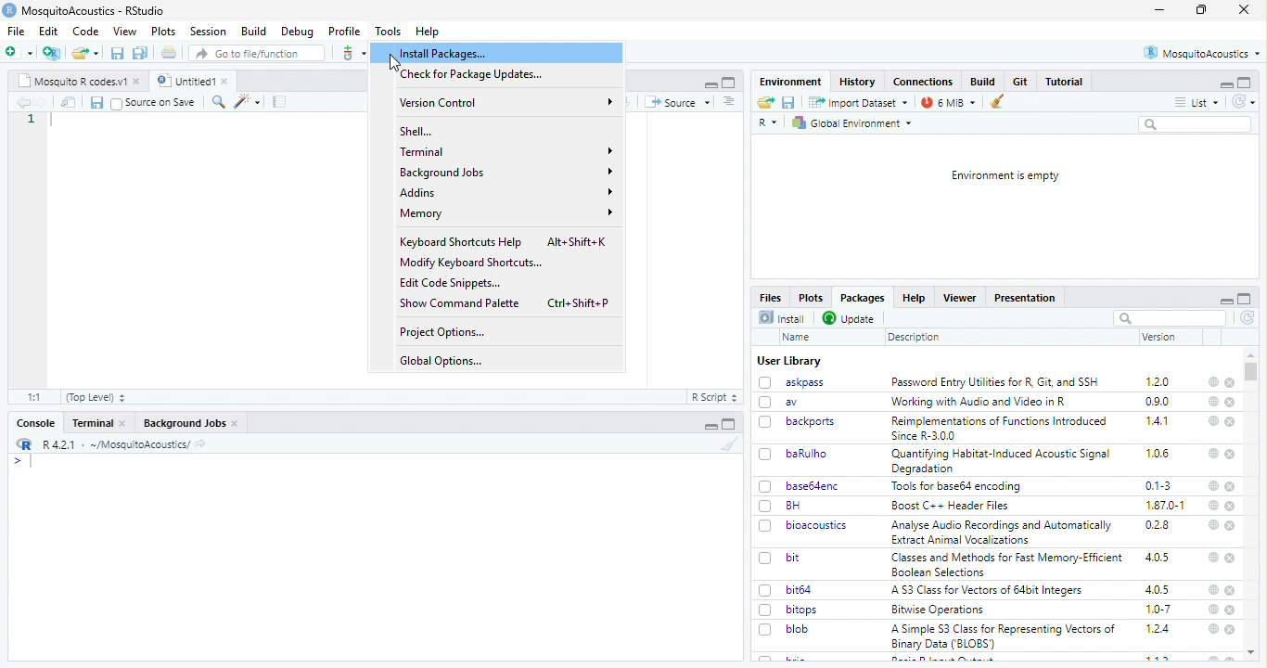 This screenshot has height=668, width=1267. I want to click on install, so click(784, 318).